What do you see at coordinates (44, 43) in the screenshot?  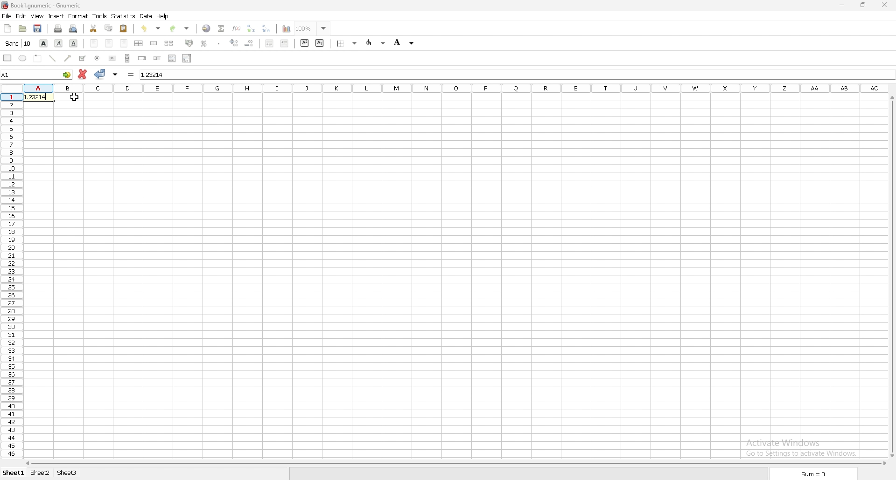 I see `bold` at bounding box center [44, 43].